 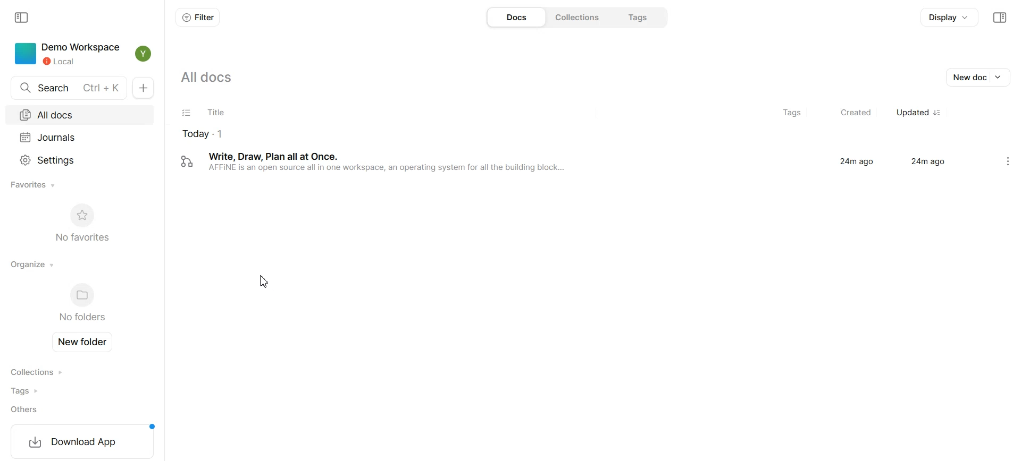 What do you see at coordinates (33, 264) in the screenshot?
I see `Organize` at bounding box center [33, 264].